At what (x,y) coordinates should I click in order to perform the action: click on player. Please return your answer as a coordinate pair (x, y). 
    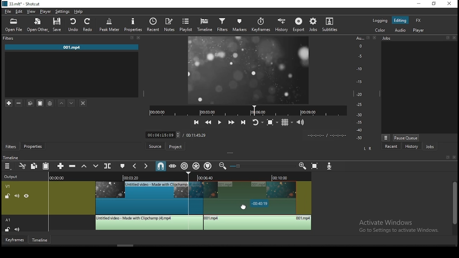
    Looking at the image, I should click on (45, 11).